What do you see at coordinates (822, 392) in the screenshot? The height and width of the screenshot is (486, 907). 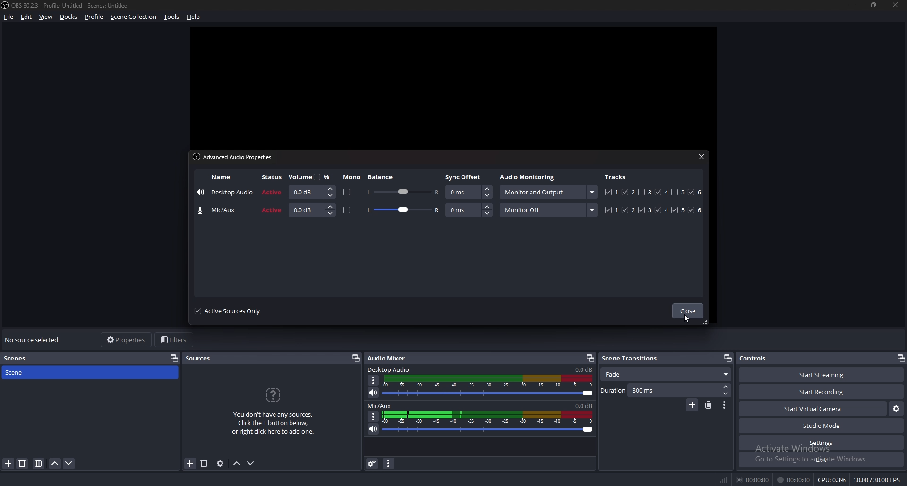 I see `start recording` at bounding box center [822, 392].